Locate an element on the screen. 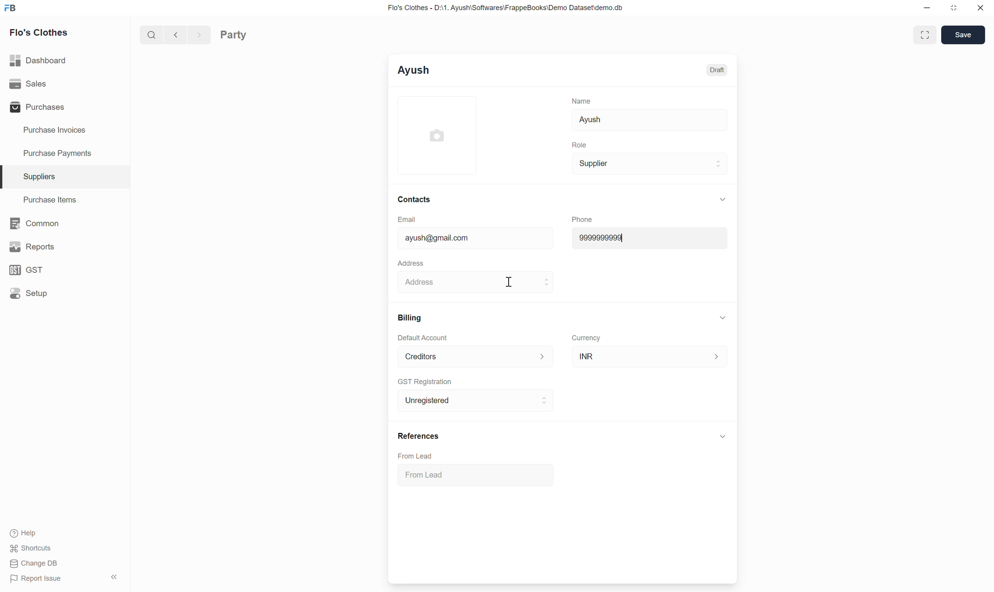  Billing is located at coordinates (410, 318).